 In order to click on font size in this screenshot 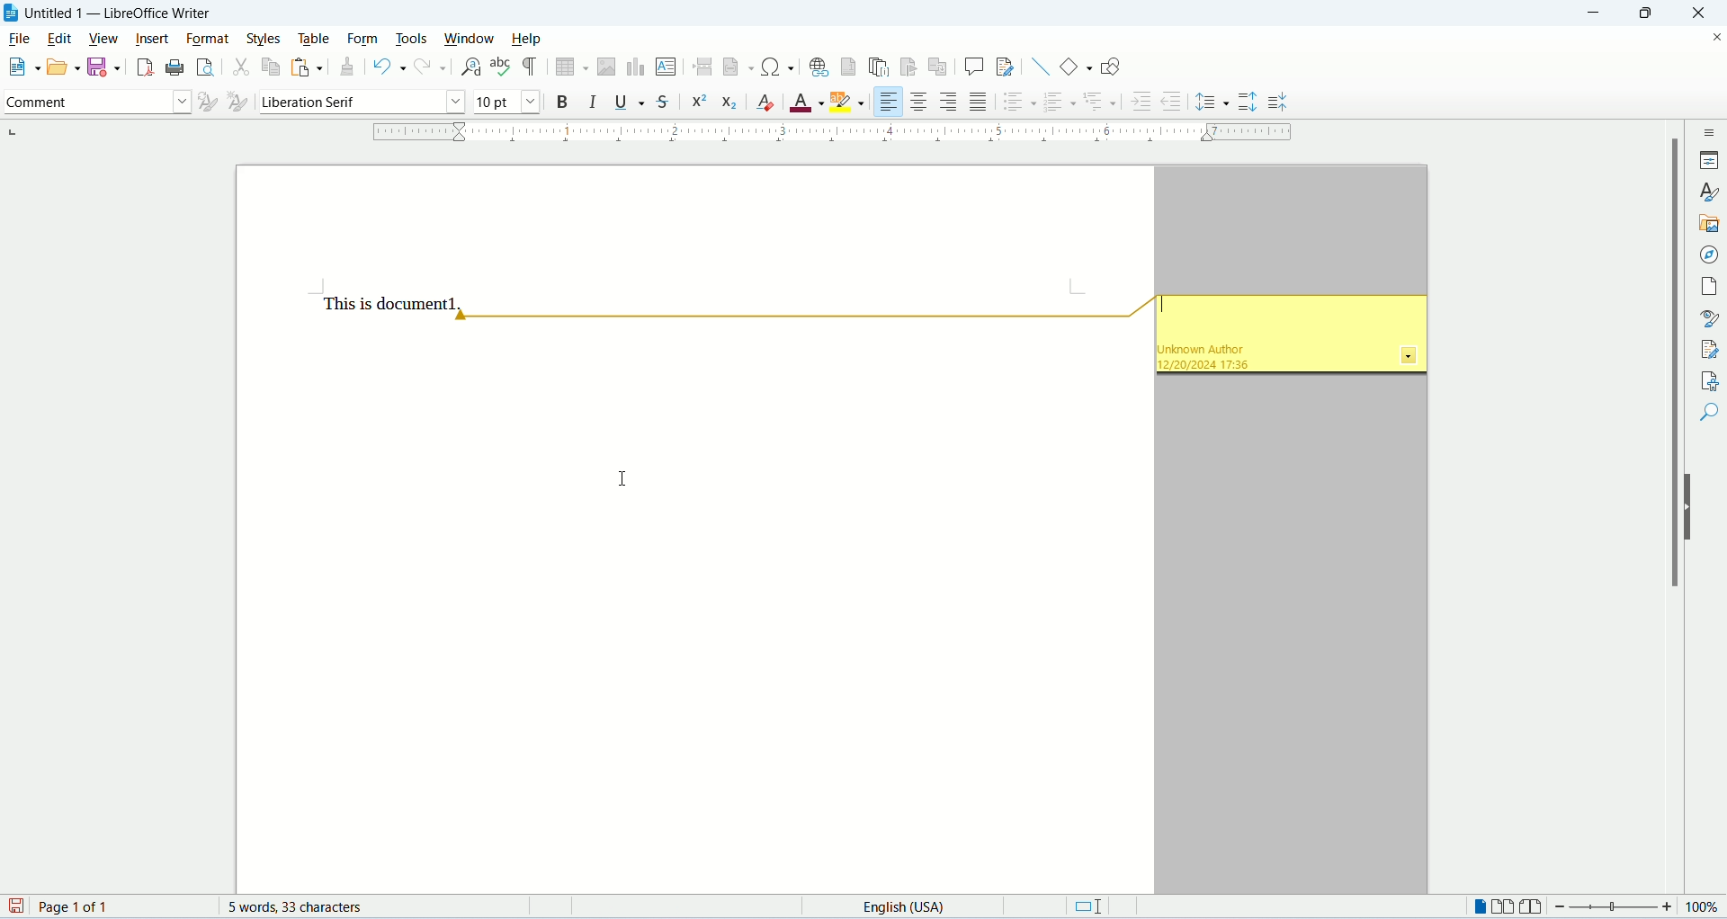, I will do `click(505, 101)`.